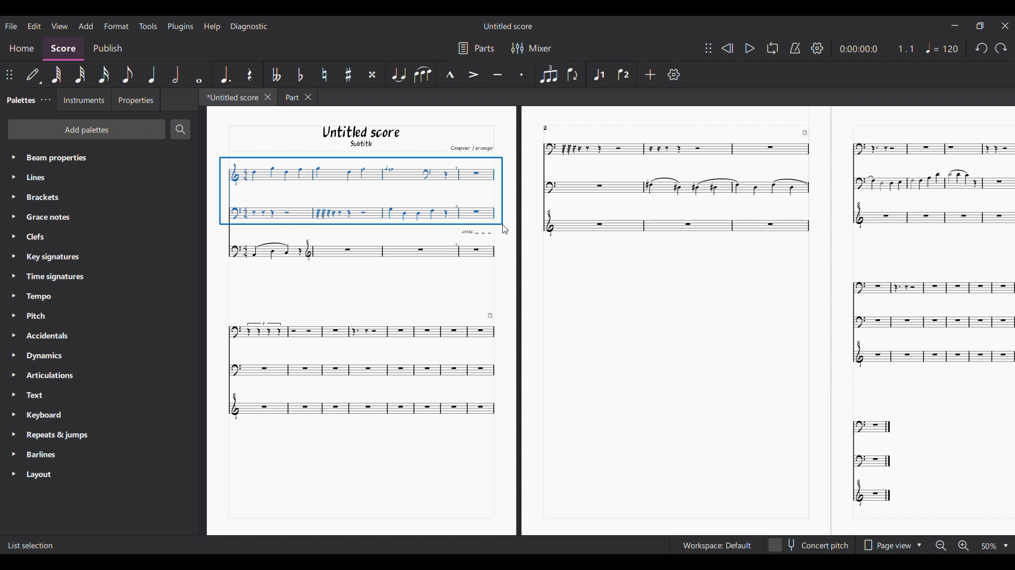  I want to click on Page view options, so click(885, 545).